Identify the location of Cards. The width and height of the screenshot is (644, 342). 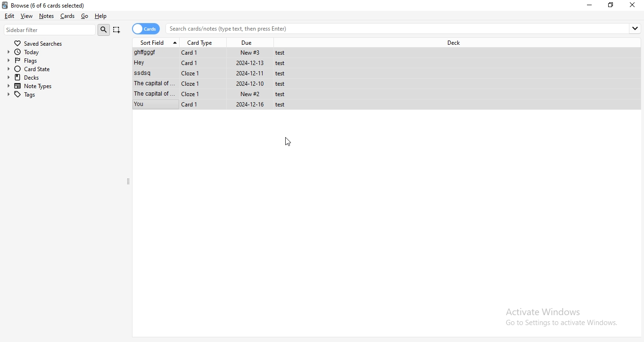
(69, 16).